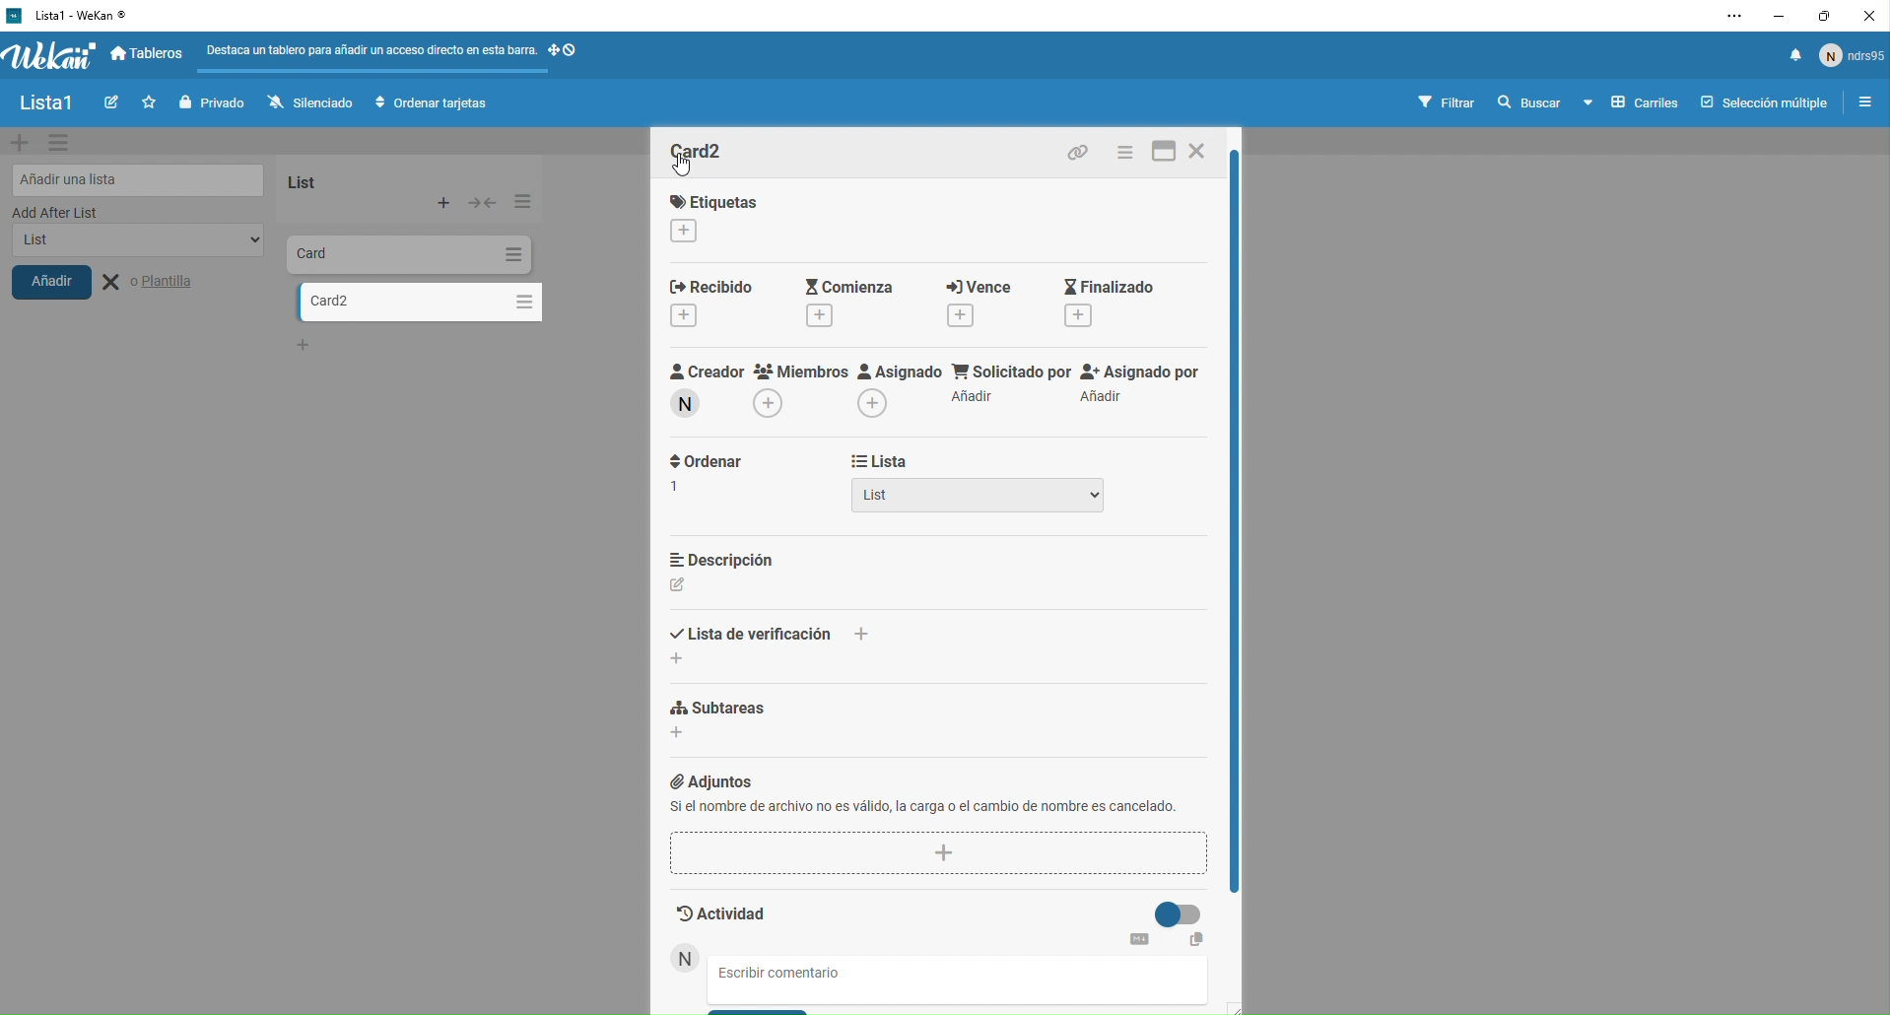 The height and width of the screenshot is (1015, 1890). What do you see at coordinates (50, 57) in the screenshot?
I see `wekan` at bounding box center [50, 57].